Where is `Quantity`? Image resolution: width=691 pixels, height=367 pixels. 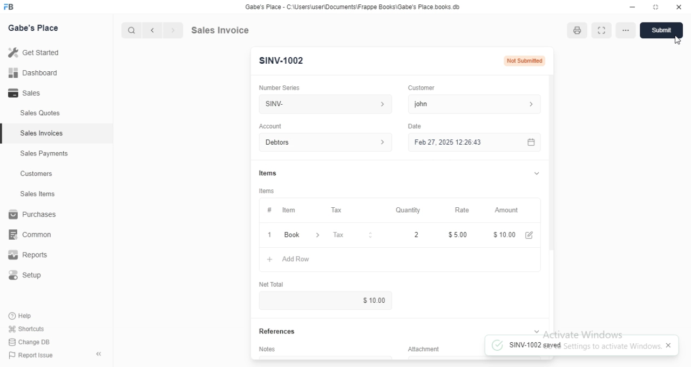 Quantity is located at coordinates (407, 236).